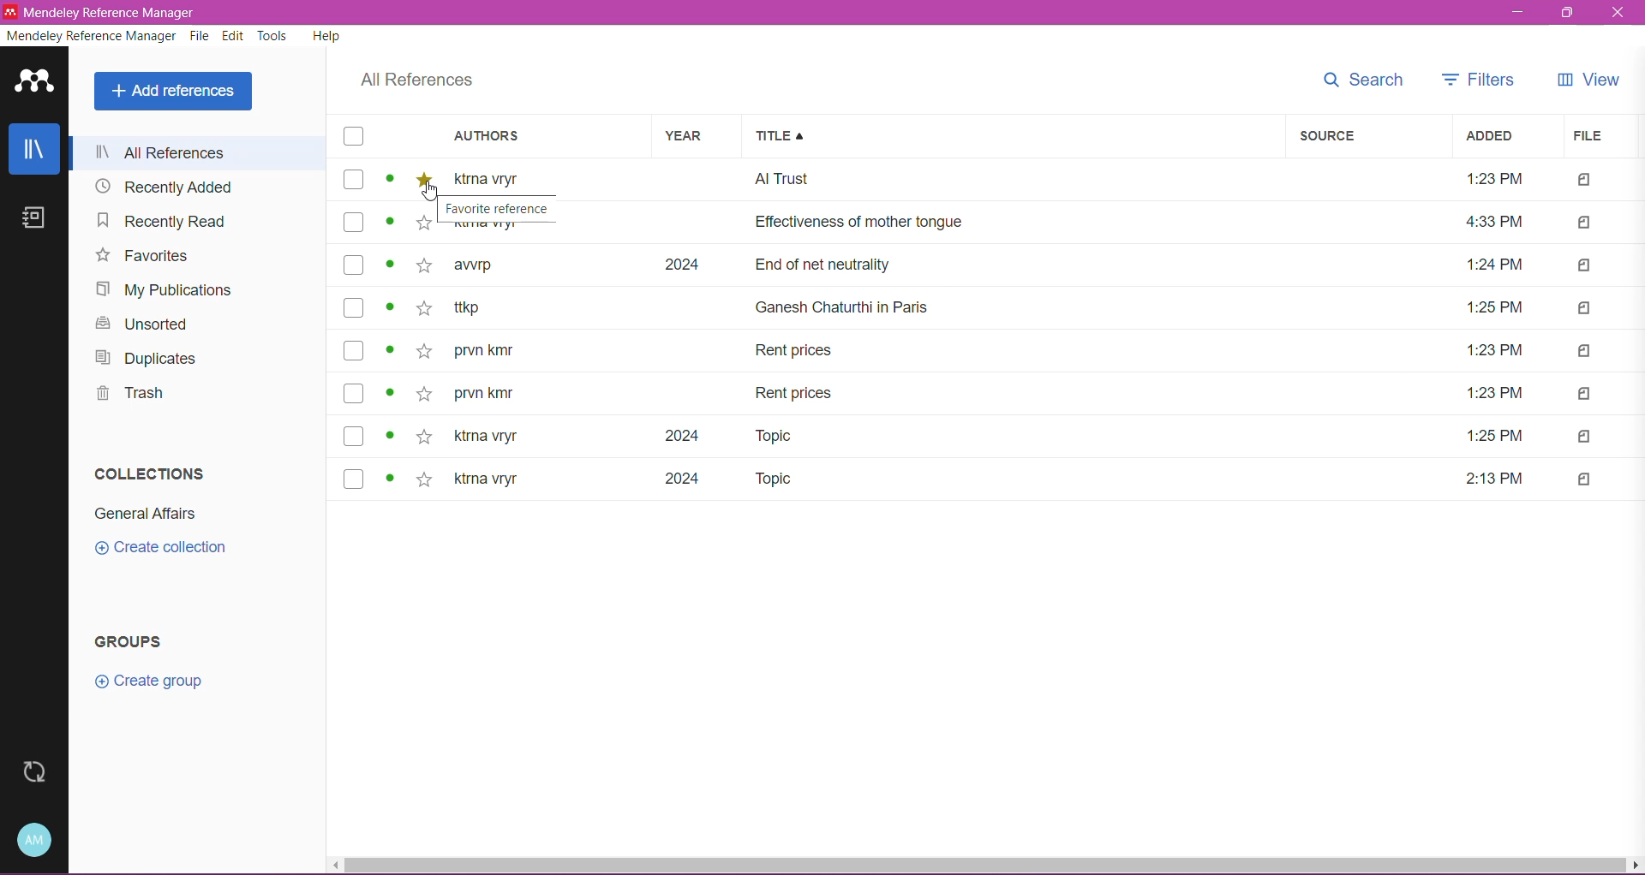  I want to click on Restore Down, so click(1567, 15).